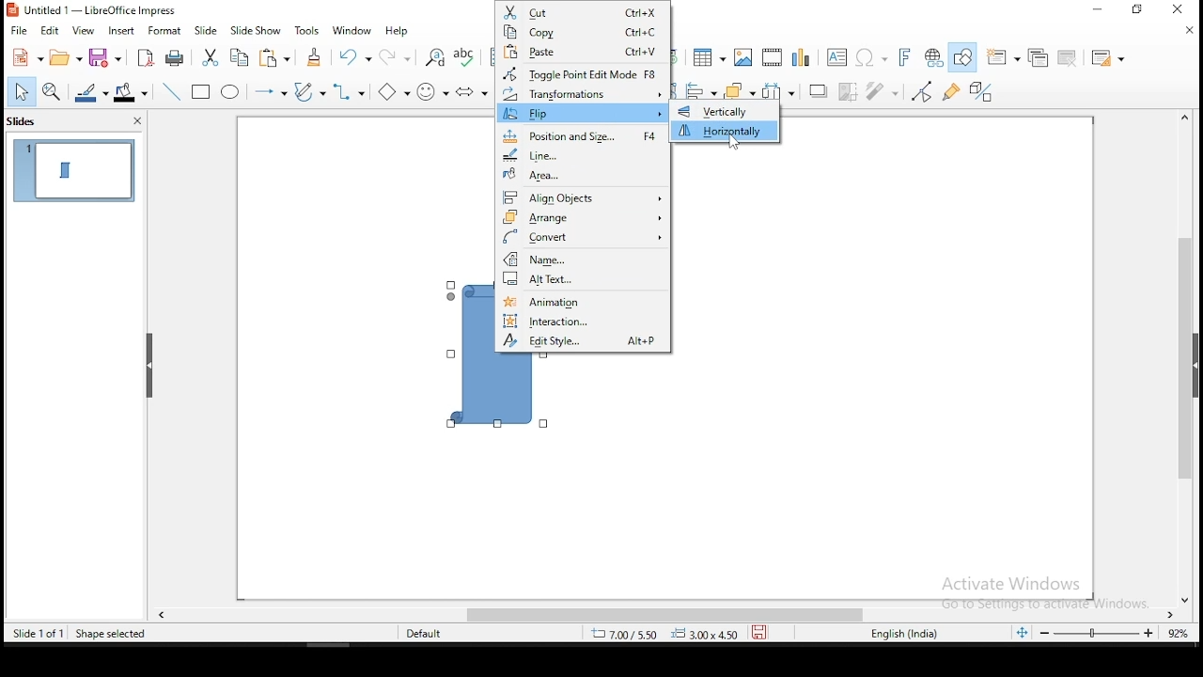 The width and height of the screenshot is (1203, 677). What do you see at coordinates (26, 57) in the screenshot?
I see `new` at bounding box center [26, 57].